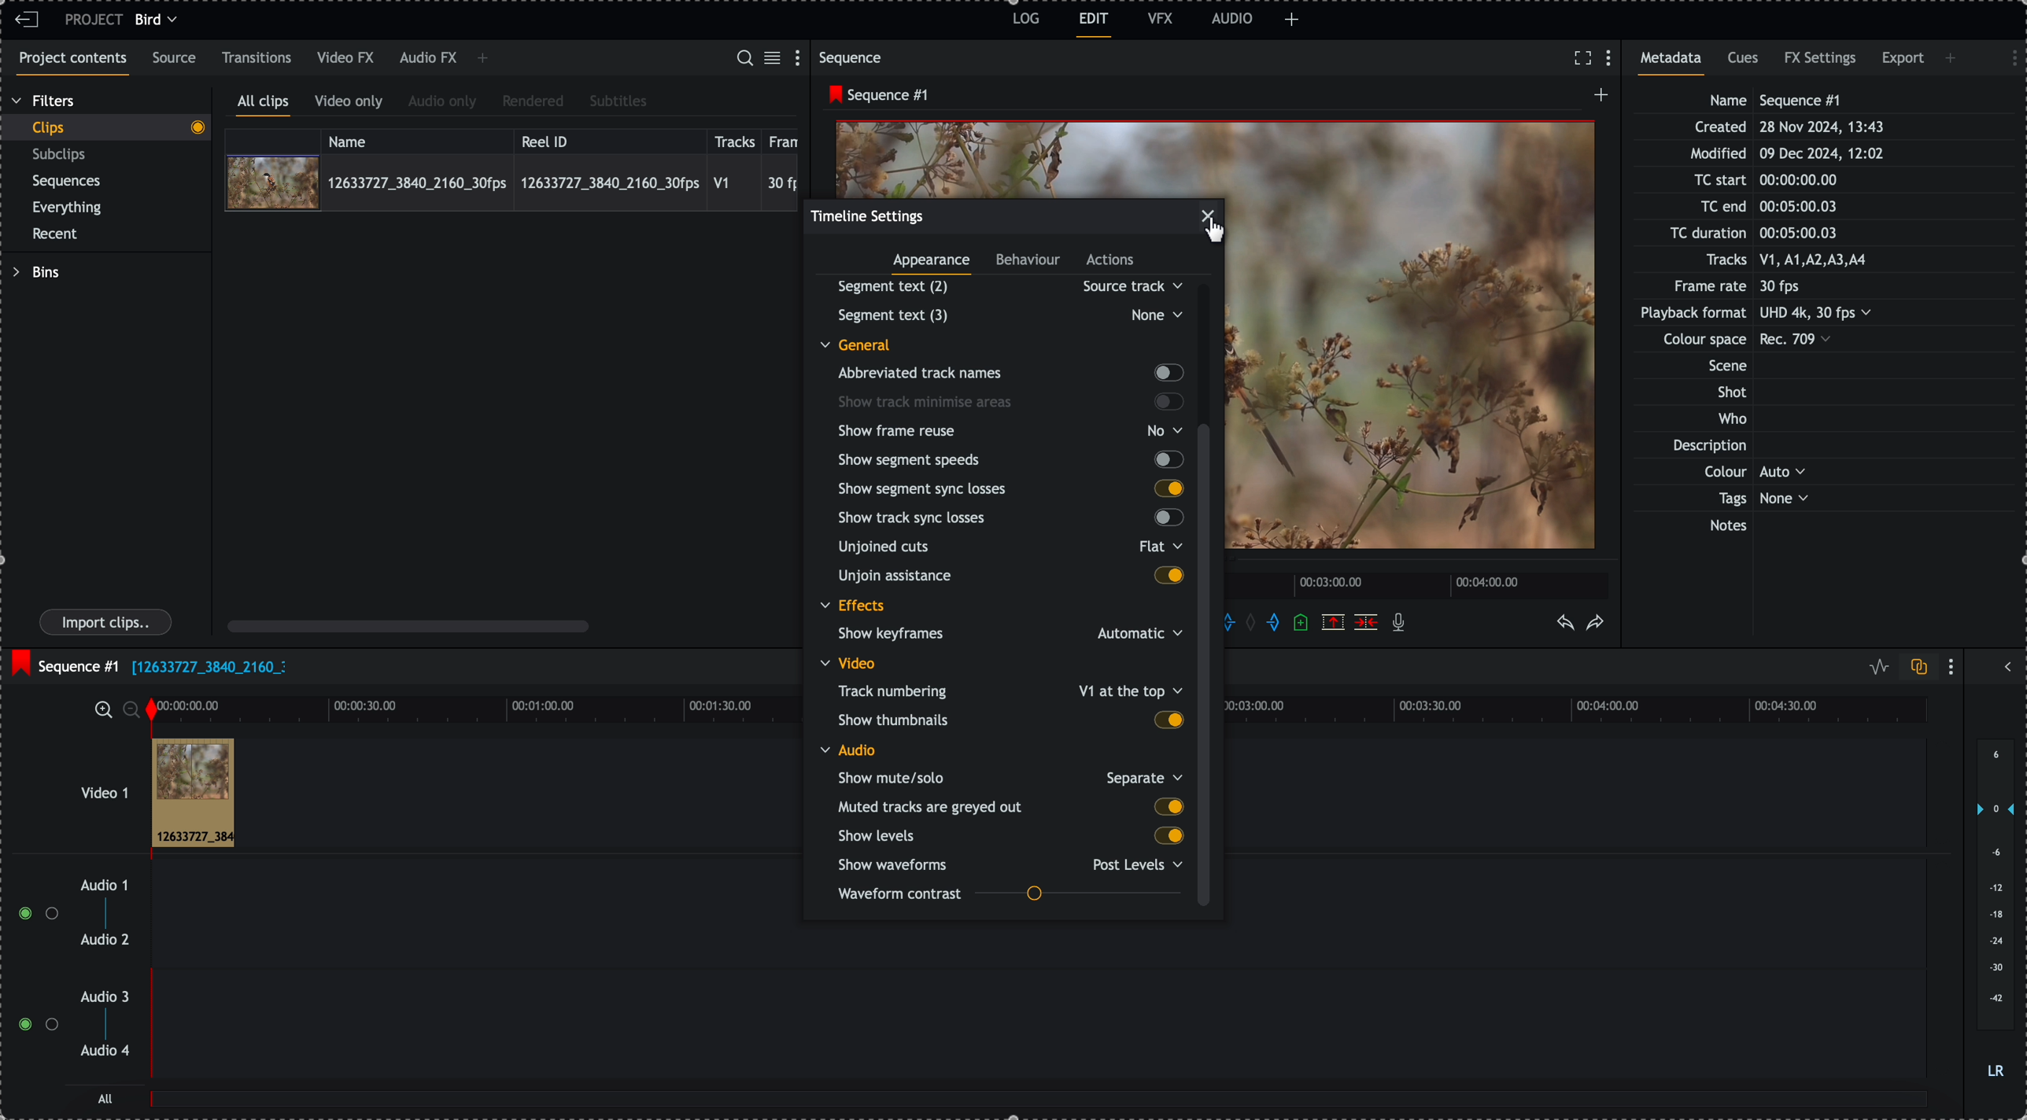 The image size is (2027, 1120). I want to click on sequences, so click(67, 184).